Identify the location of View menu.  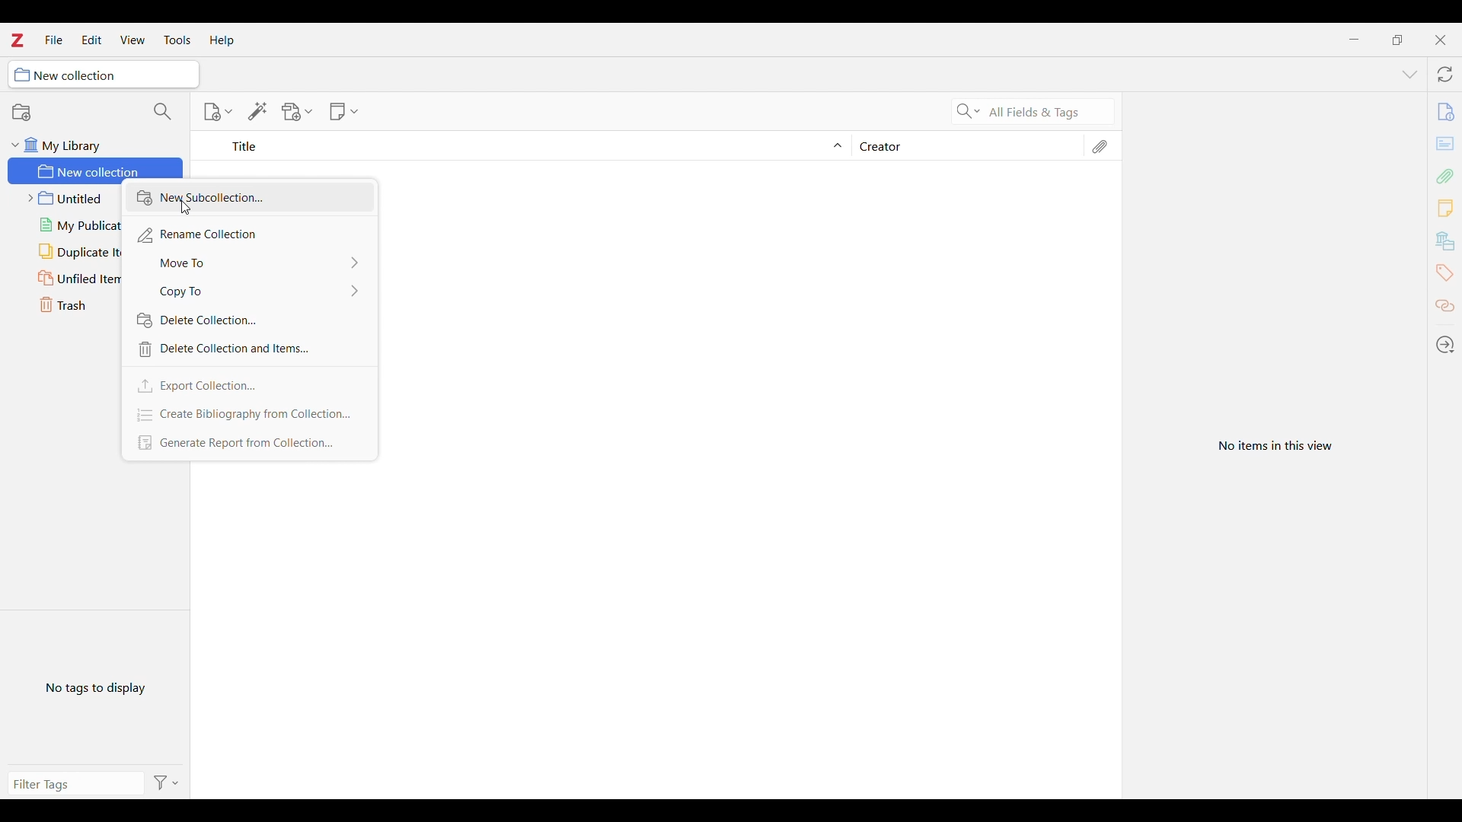
(133, 40).